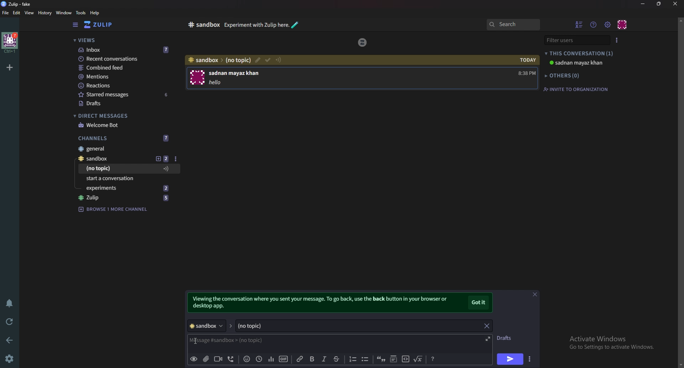  I want to click on # sandbox, so click(114, 159).